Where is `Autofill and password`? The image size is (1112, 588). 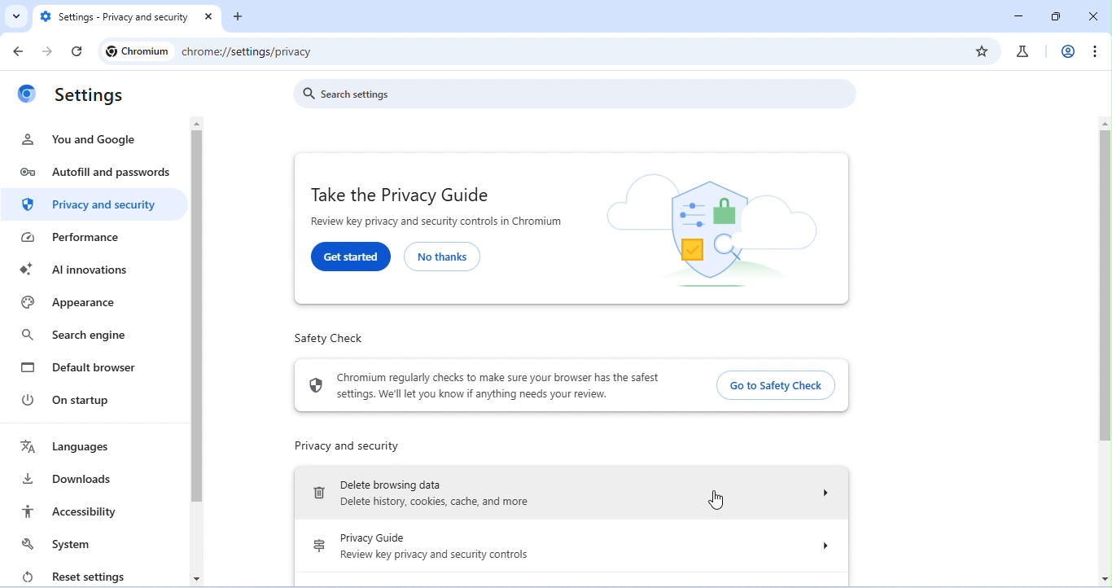 Autofill and password is located at coordinates (95, 174).